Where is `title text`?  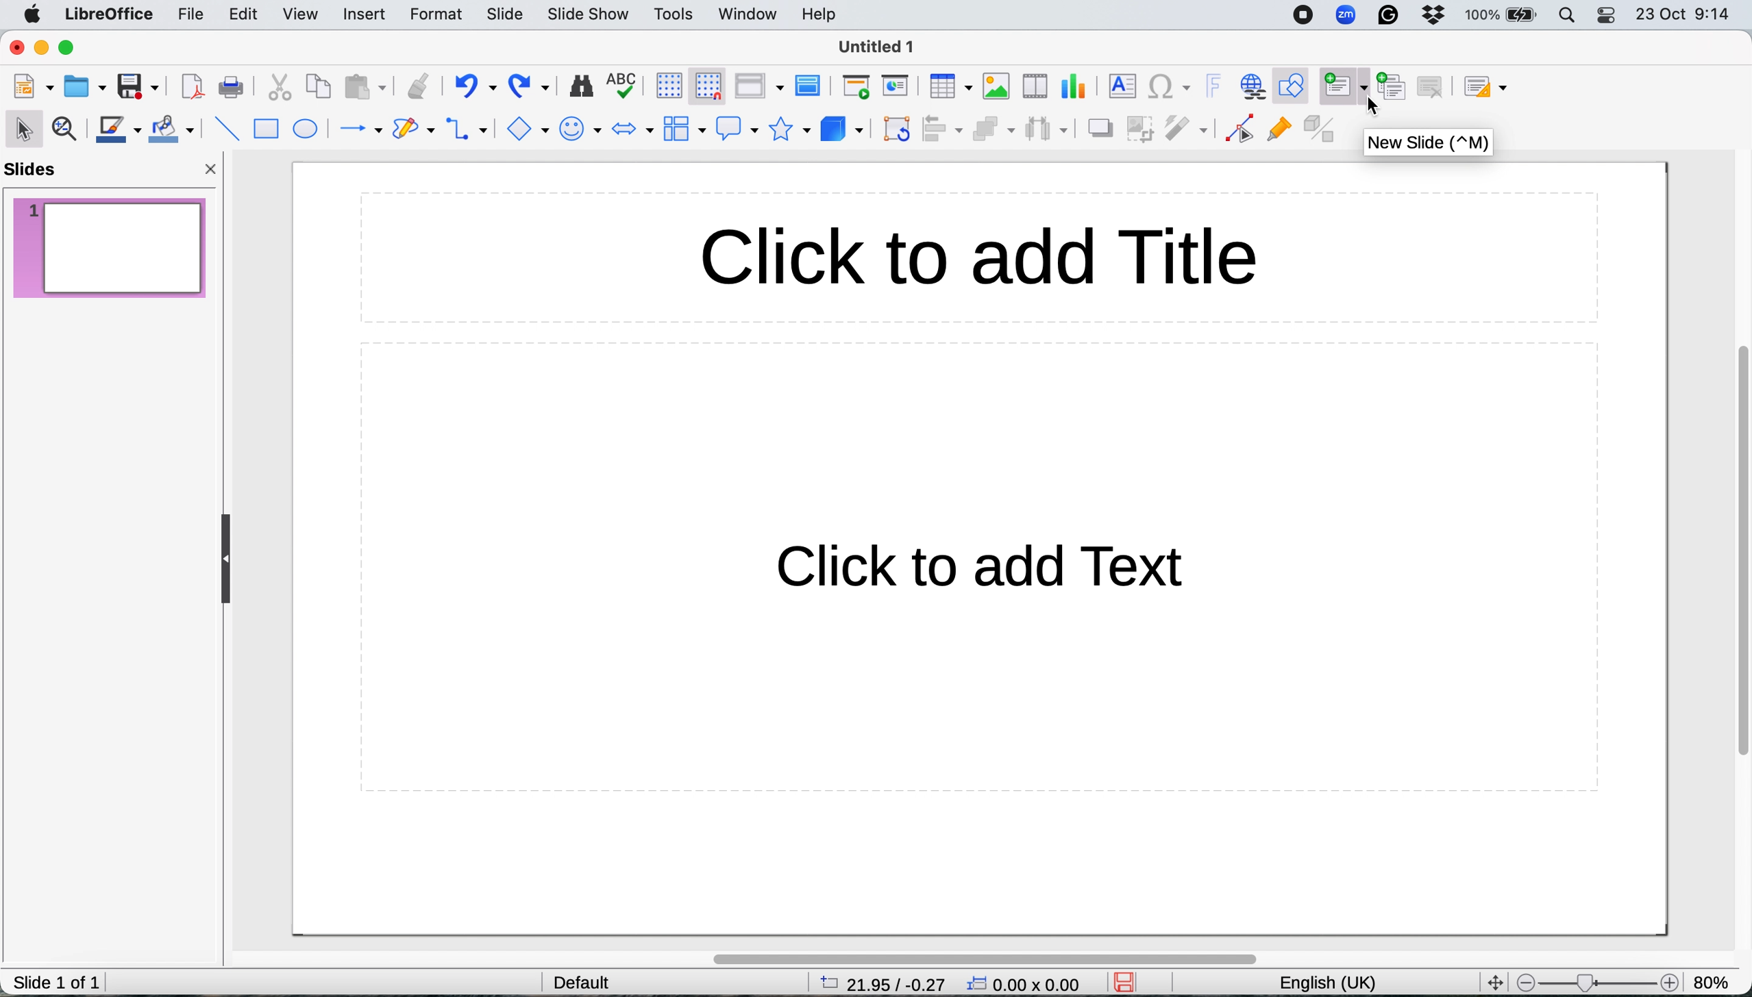 title text is located at coordinates (985, 259).